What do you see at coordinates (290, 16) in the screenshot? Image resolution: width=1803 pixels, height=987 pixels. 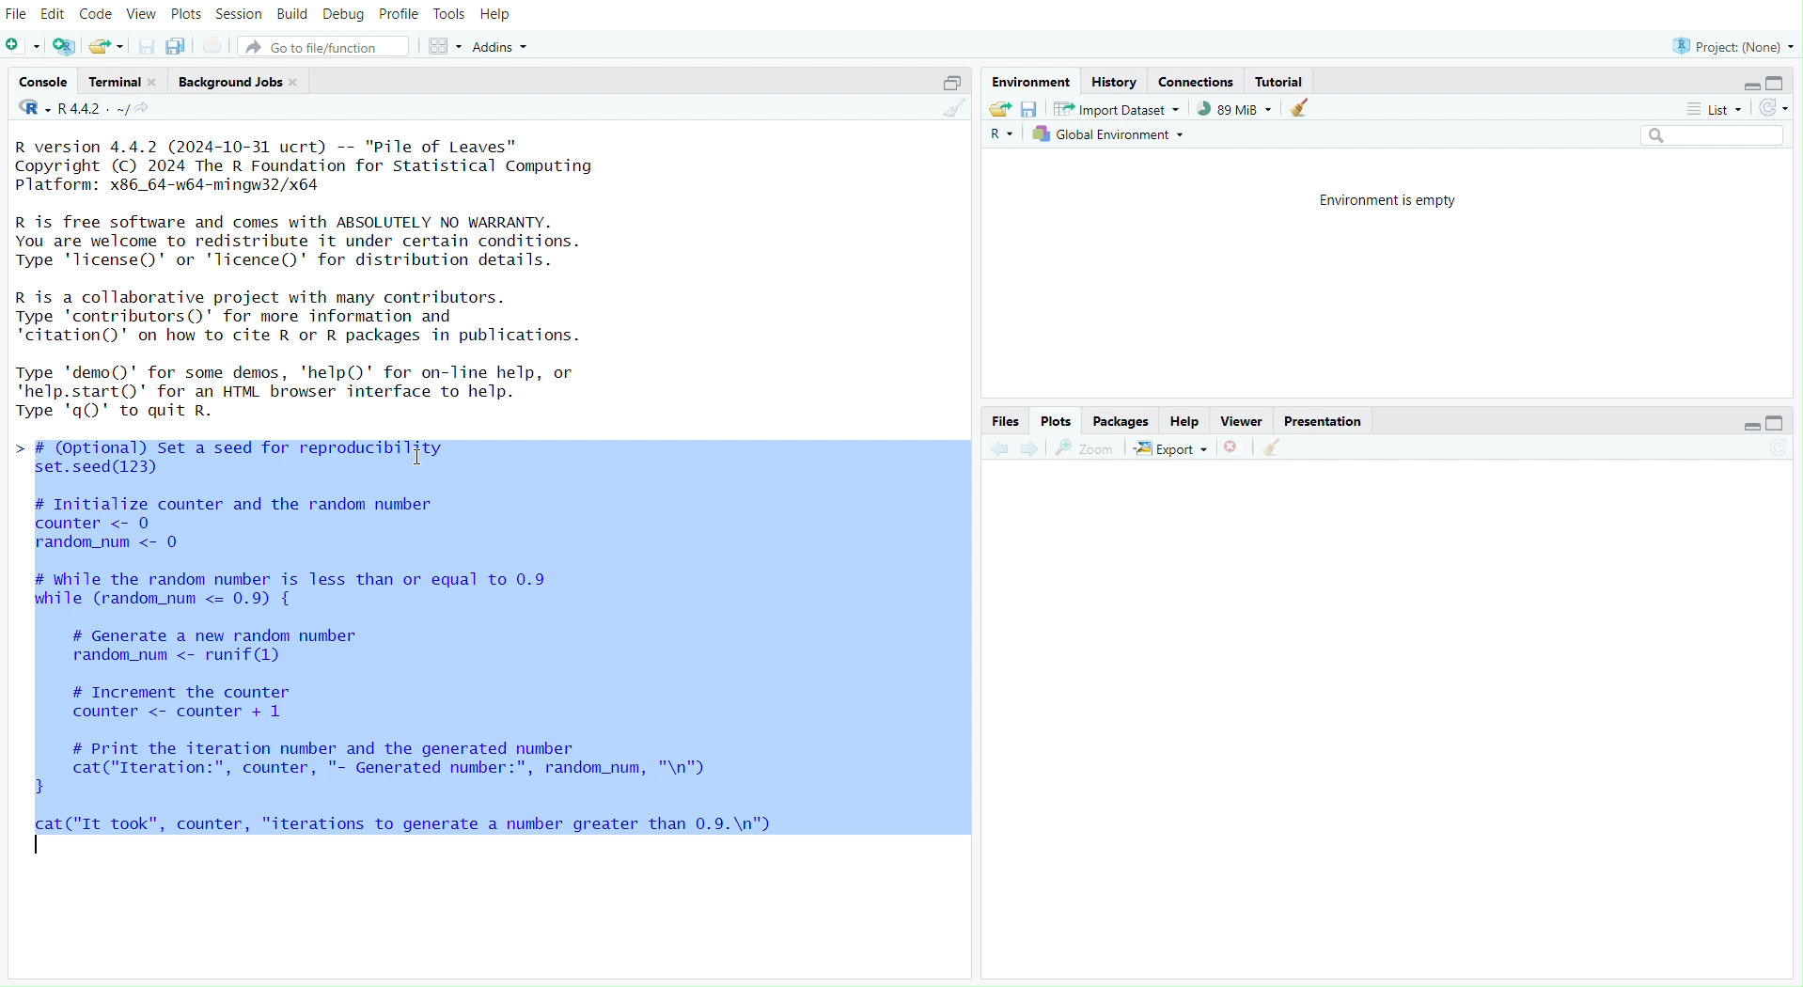 I see `Build` at bounding box center [290, 16].